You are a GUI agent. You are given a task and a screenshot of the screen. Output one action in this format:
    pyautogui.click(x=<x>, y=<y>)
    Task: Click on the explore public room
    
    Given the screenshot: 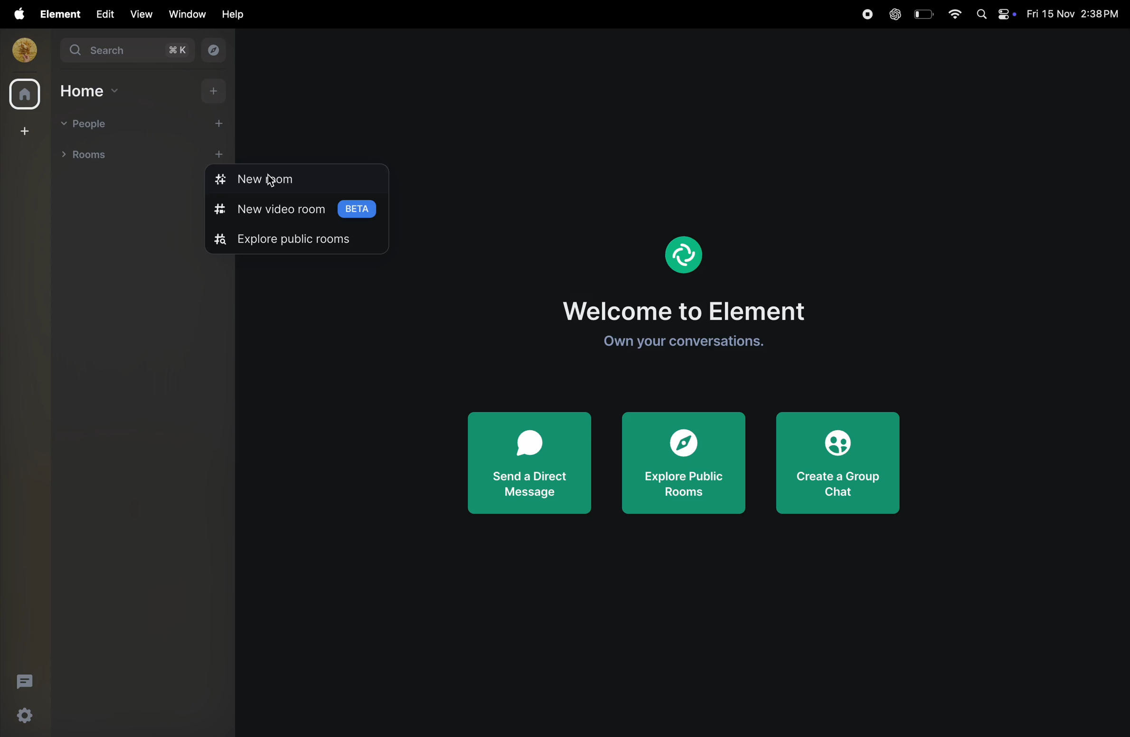 What is the action you would take?
    pyautogui.click(x=291, y=241)
    